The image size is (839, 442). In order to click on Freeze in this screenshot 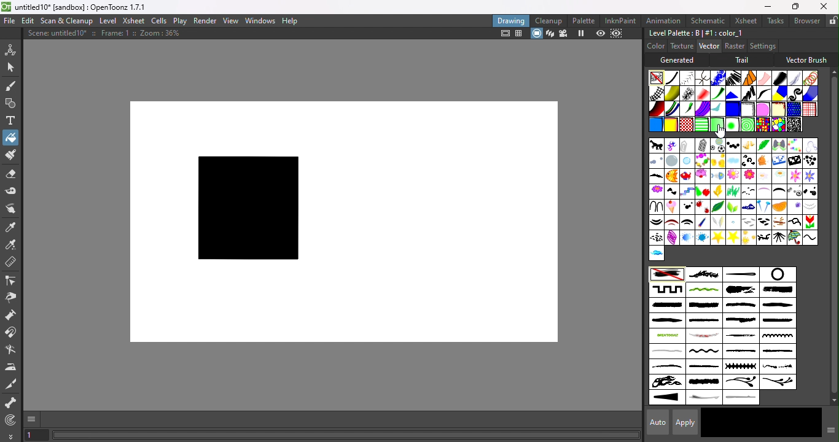, I will do `click(582, 34)`.